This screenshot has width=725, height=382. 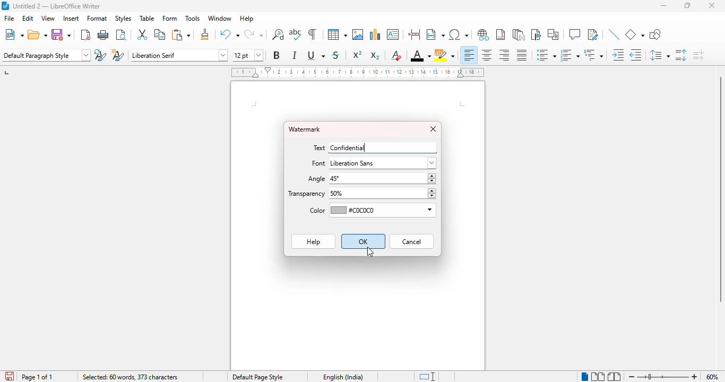 I want to click on typing cursor, so click(x=368, y=146).